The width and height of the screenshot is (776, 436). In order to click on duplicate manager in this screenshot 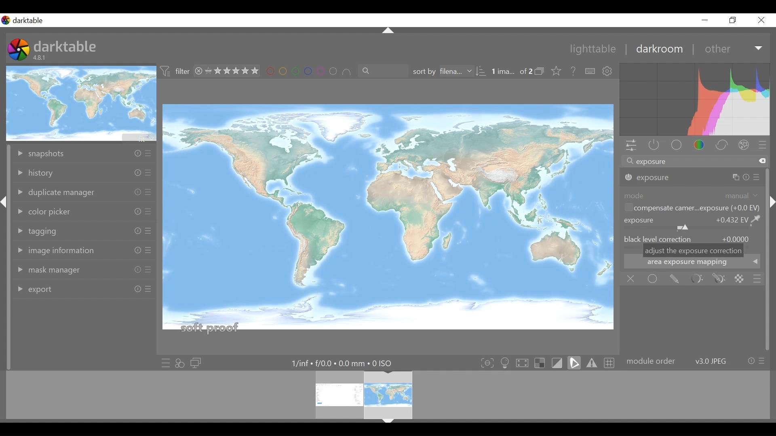, I will do `click(59, 192)`.